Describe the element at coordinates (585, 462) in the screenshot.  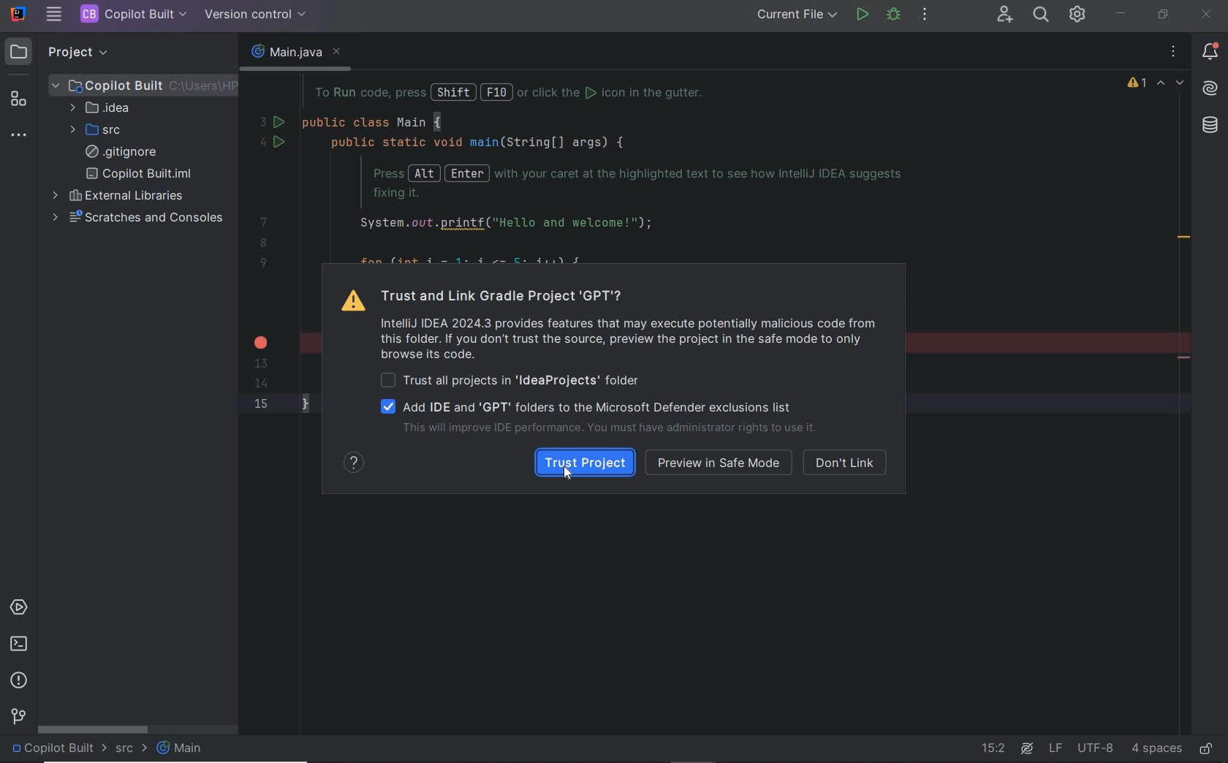
I see `TRUST PROJECT` at that location.